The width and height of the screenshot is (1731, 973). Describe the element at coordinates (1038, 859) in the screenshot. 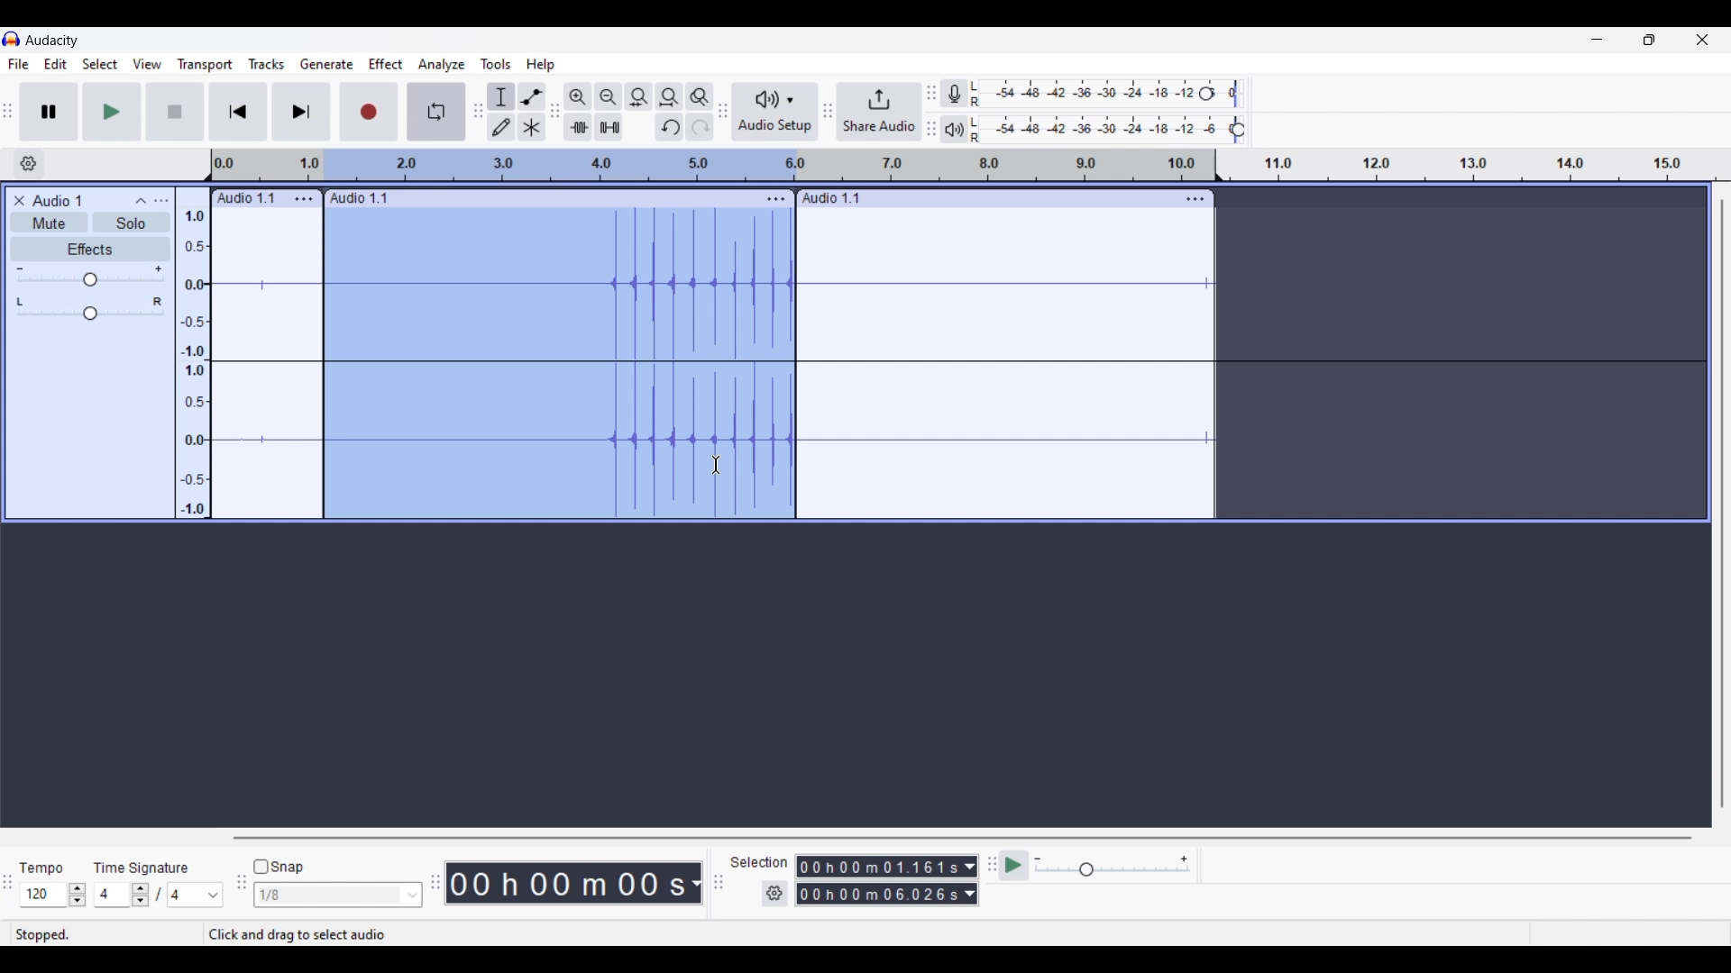

I see `Minimum playback speed` at that location.